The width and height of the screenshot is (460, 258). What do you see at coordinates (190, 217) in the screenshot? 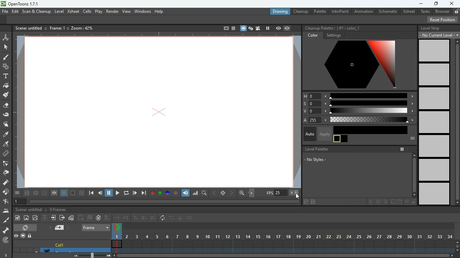
I see `switch` at bounding box center [190, 217].